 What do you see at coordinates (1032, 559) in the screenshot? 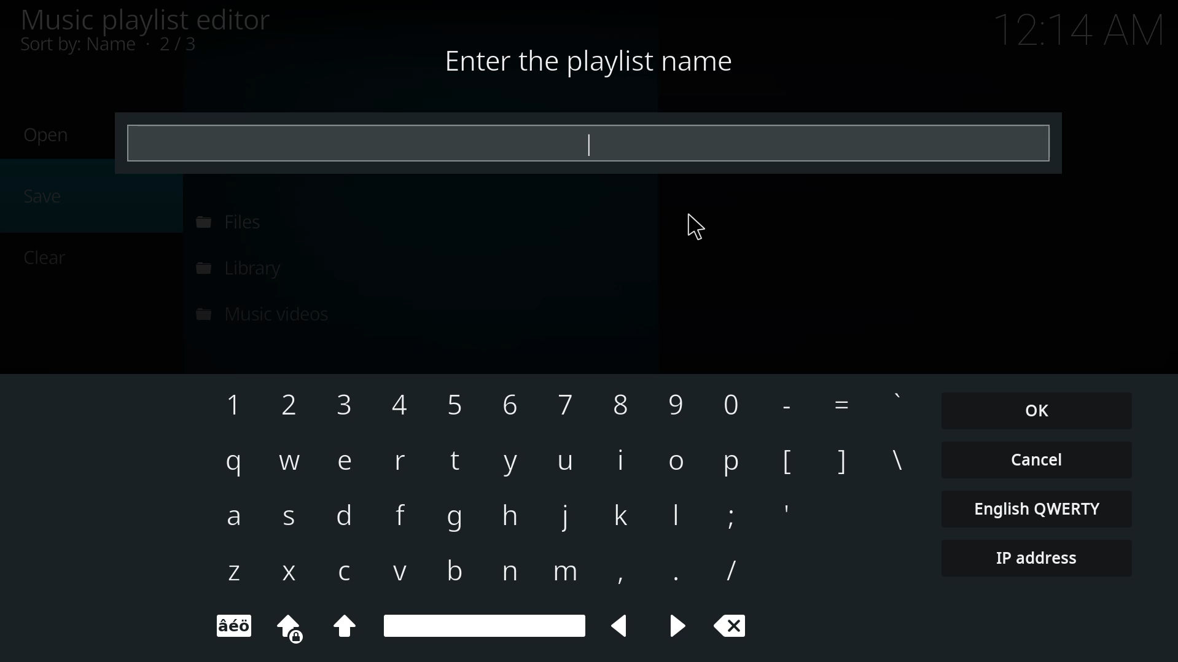
I see `ip address` at bounding box center [1032, 559].